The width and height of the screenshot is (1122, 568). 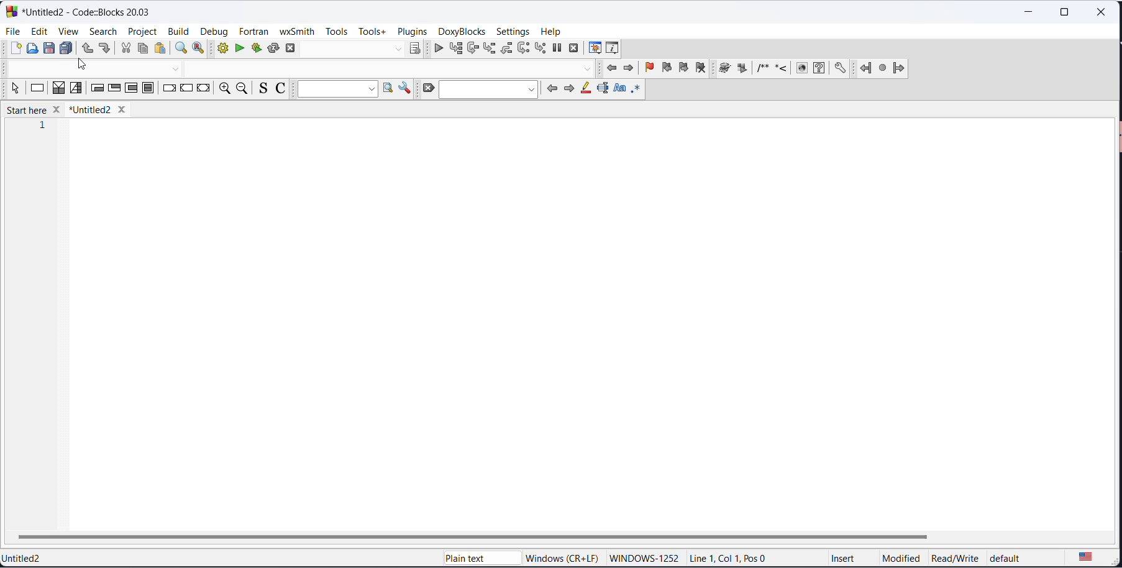 What do you see at coordinates (284, 89) in the screenshot?
I see `toggle comments` at bounding box center [284, 89].